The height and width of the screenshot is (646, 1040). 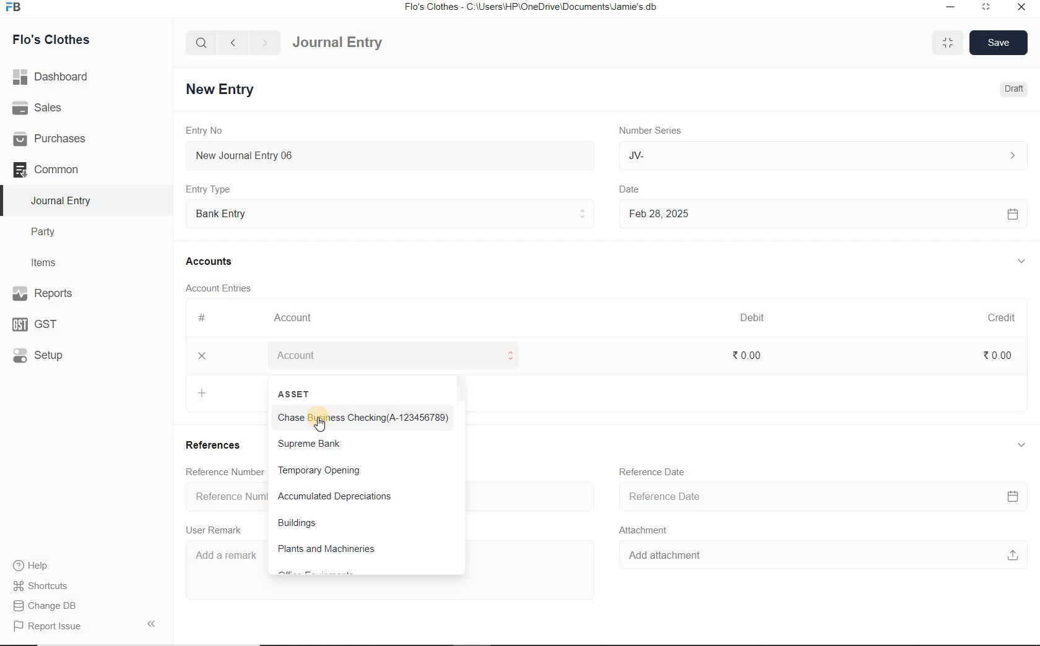 I want to click on collapse, so click(x=1020, y=444).